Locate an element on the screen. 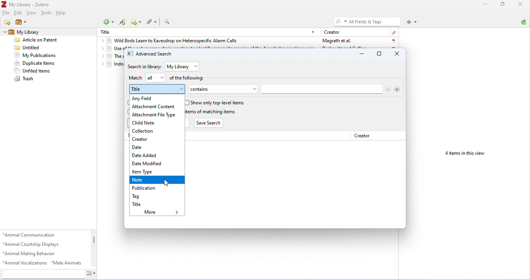  drop-down is located at coordinates (313, 32).